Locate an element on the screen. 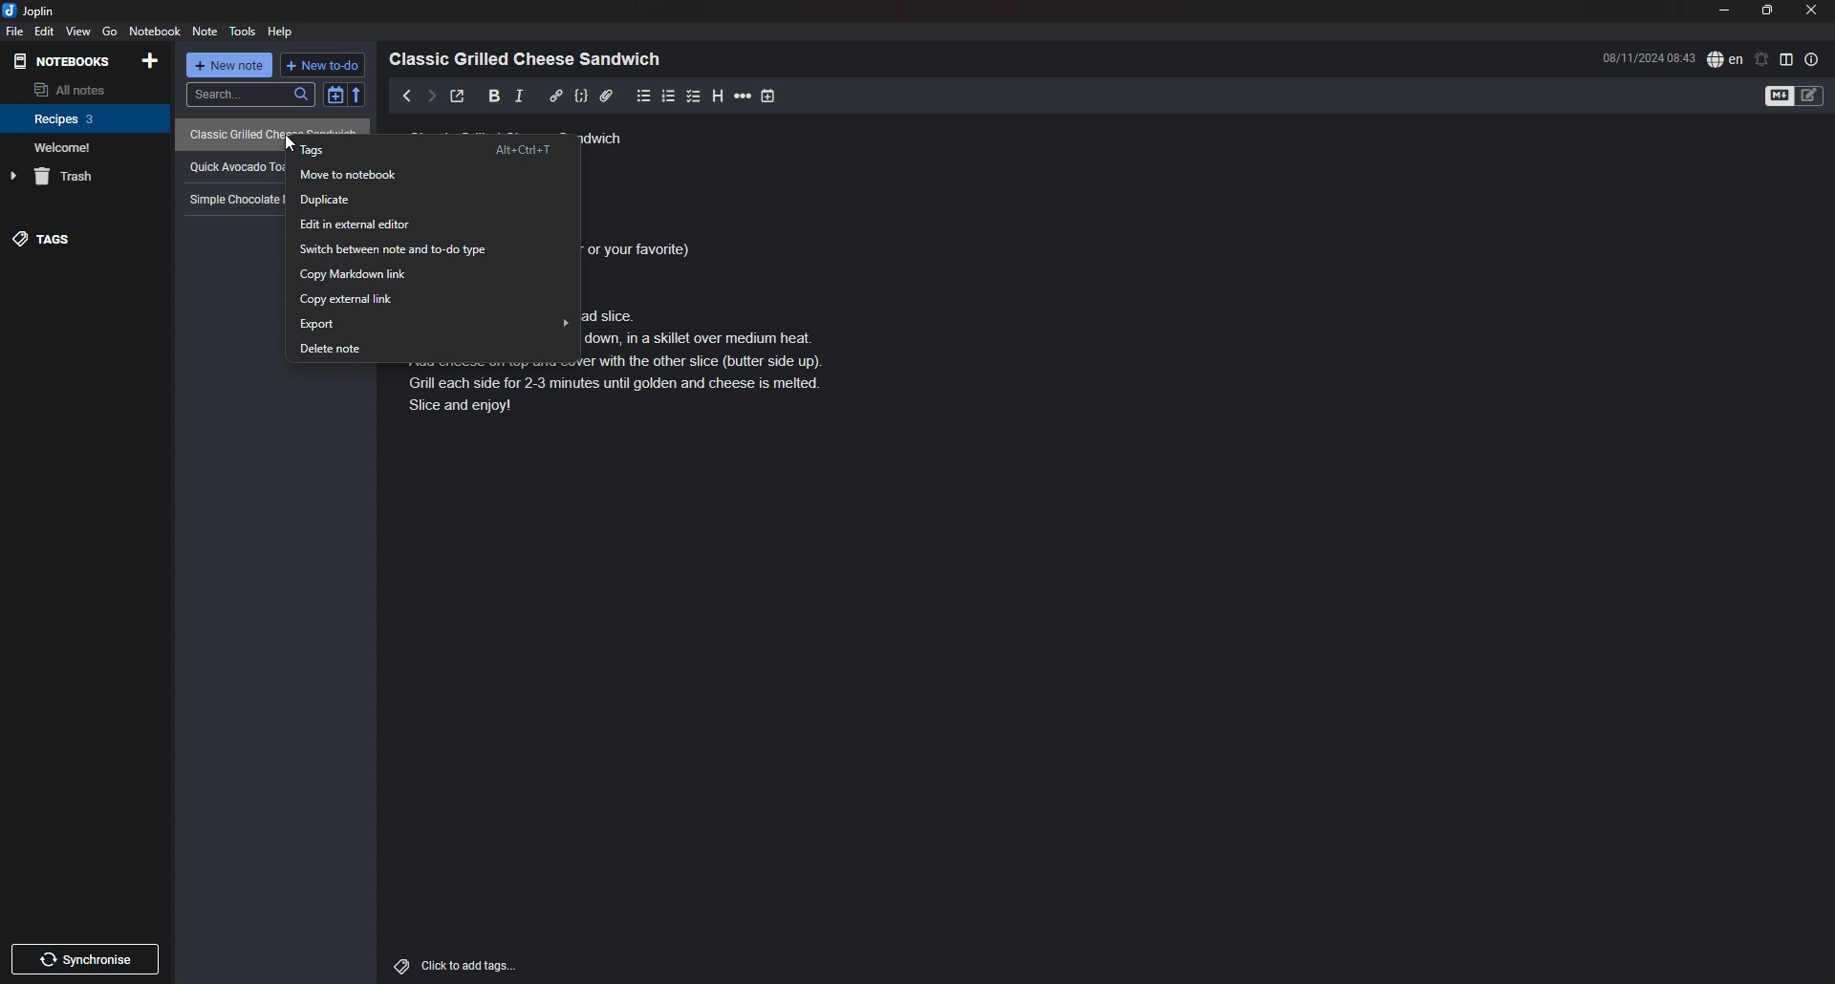 Image resolution: width=1835 pixels, height=984 pixels. toggle editor is located at coordinates (1795, 96).